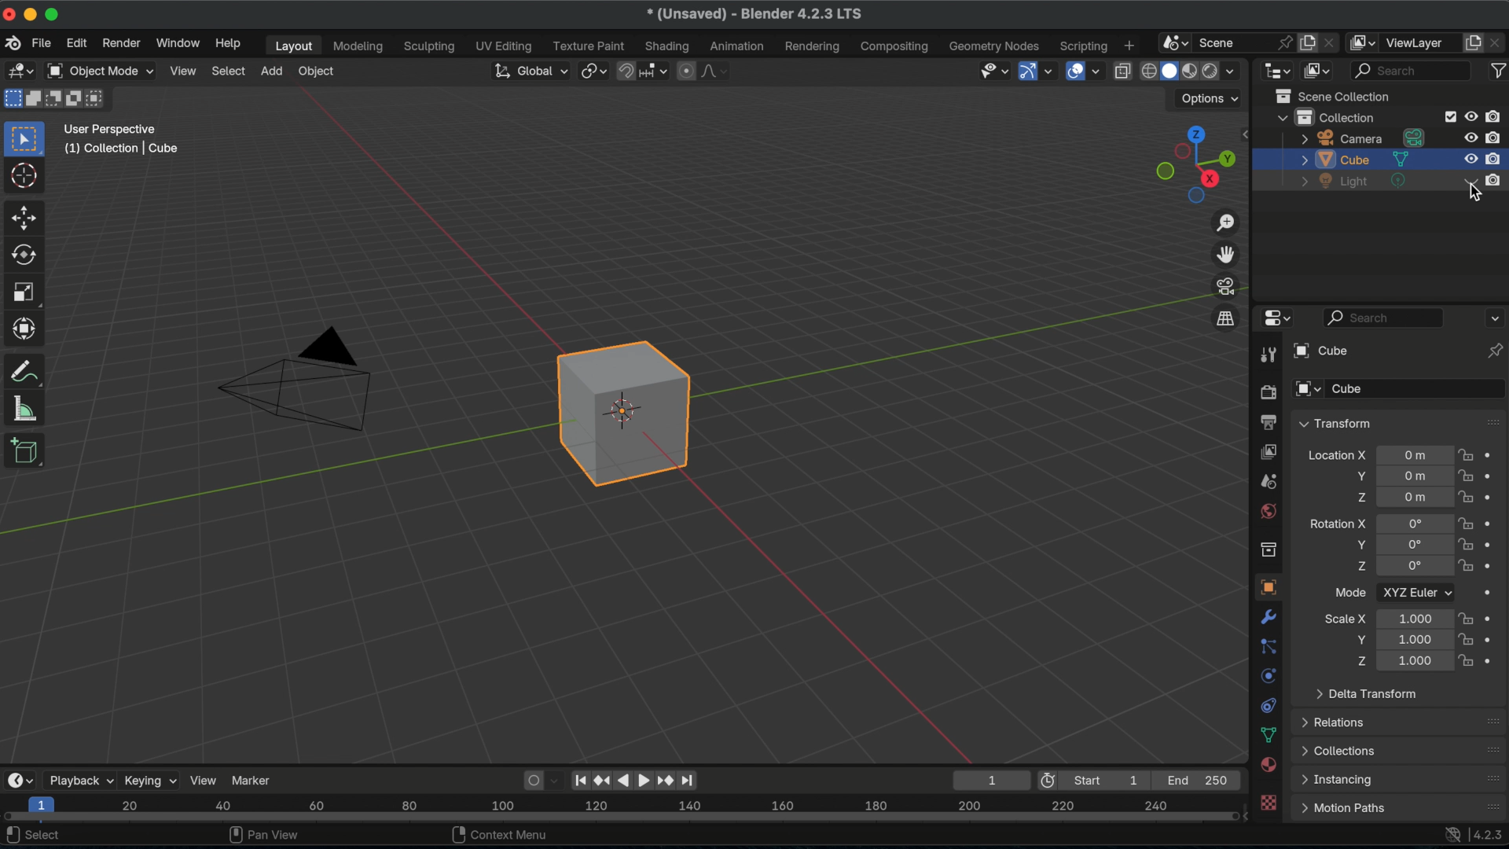 This screenshot has height=849, width=1509. I want to click on delectability and visibility, so click(992, 70).